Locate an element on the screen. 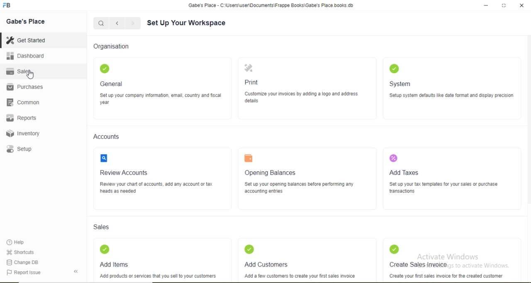 The width and height of the screenshot is (531, 283). minimise is located at coordinates (486, 5).